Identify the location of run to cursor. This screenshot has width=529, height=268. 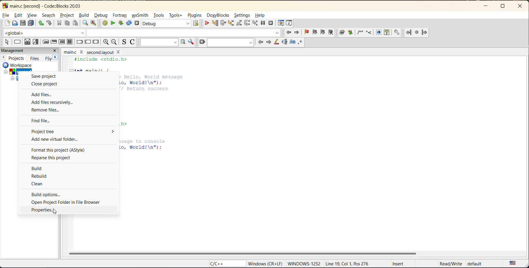
(214, 23).